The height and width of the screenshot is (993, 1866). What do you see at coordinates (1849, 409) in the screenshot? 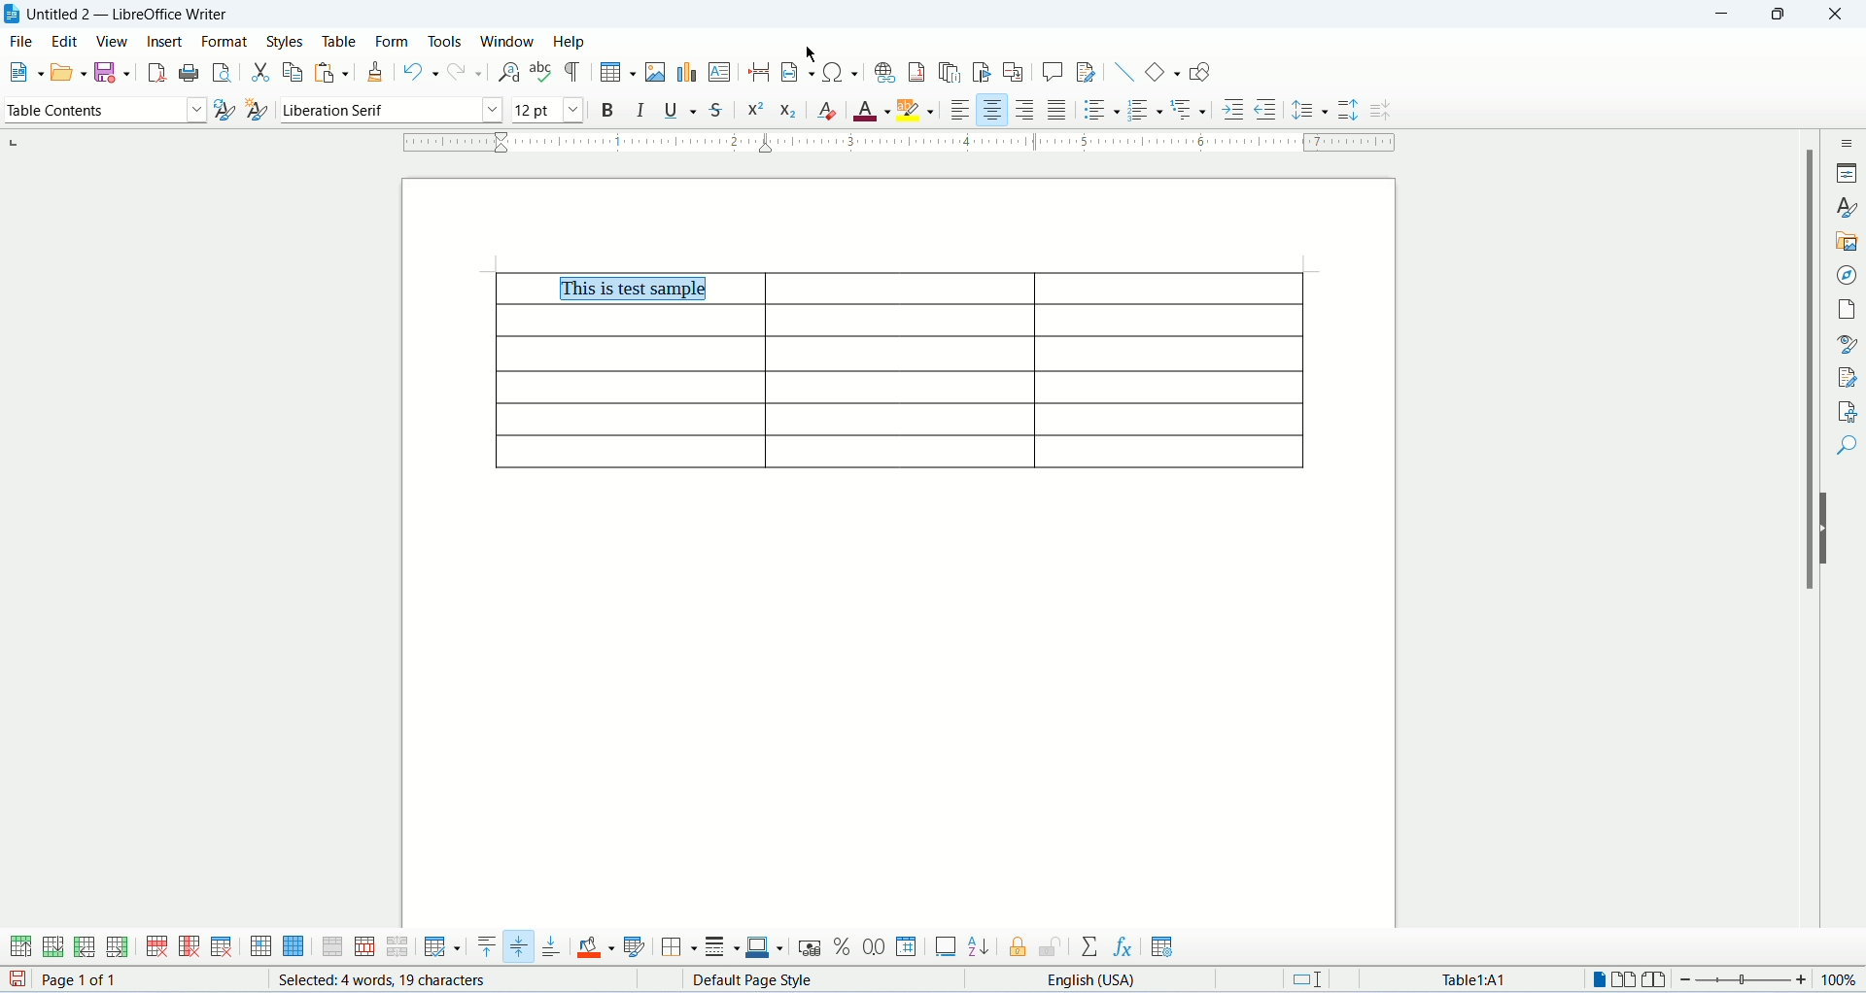
I see `accessibility check` at bounding box center [1849, 409].